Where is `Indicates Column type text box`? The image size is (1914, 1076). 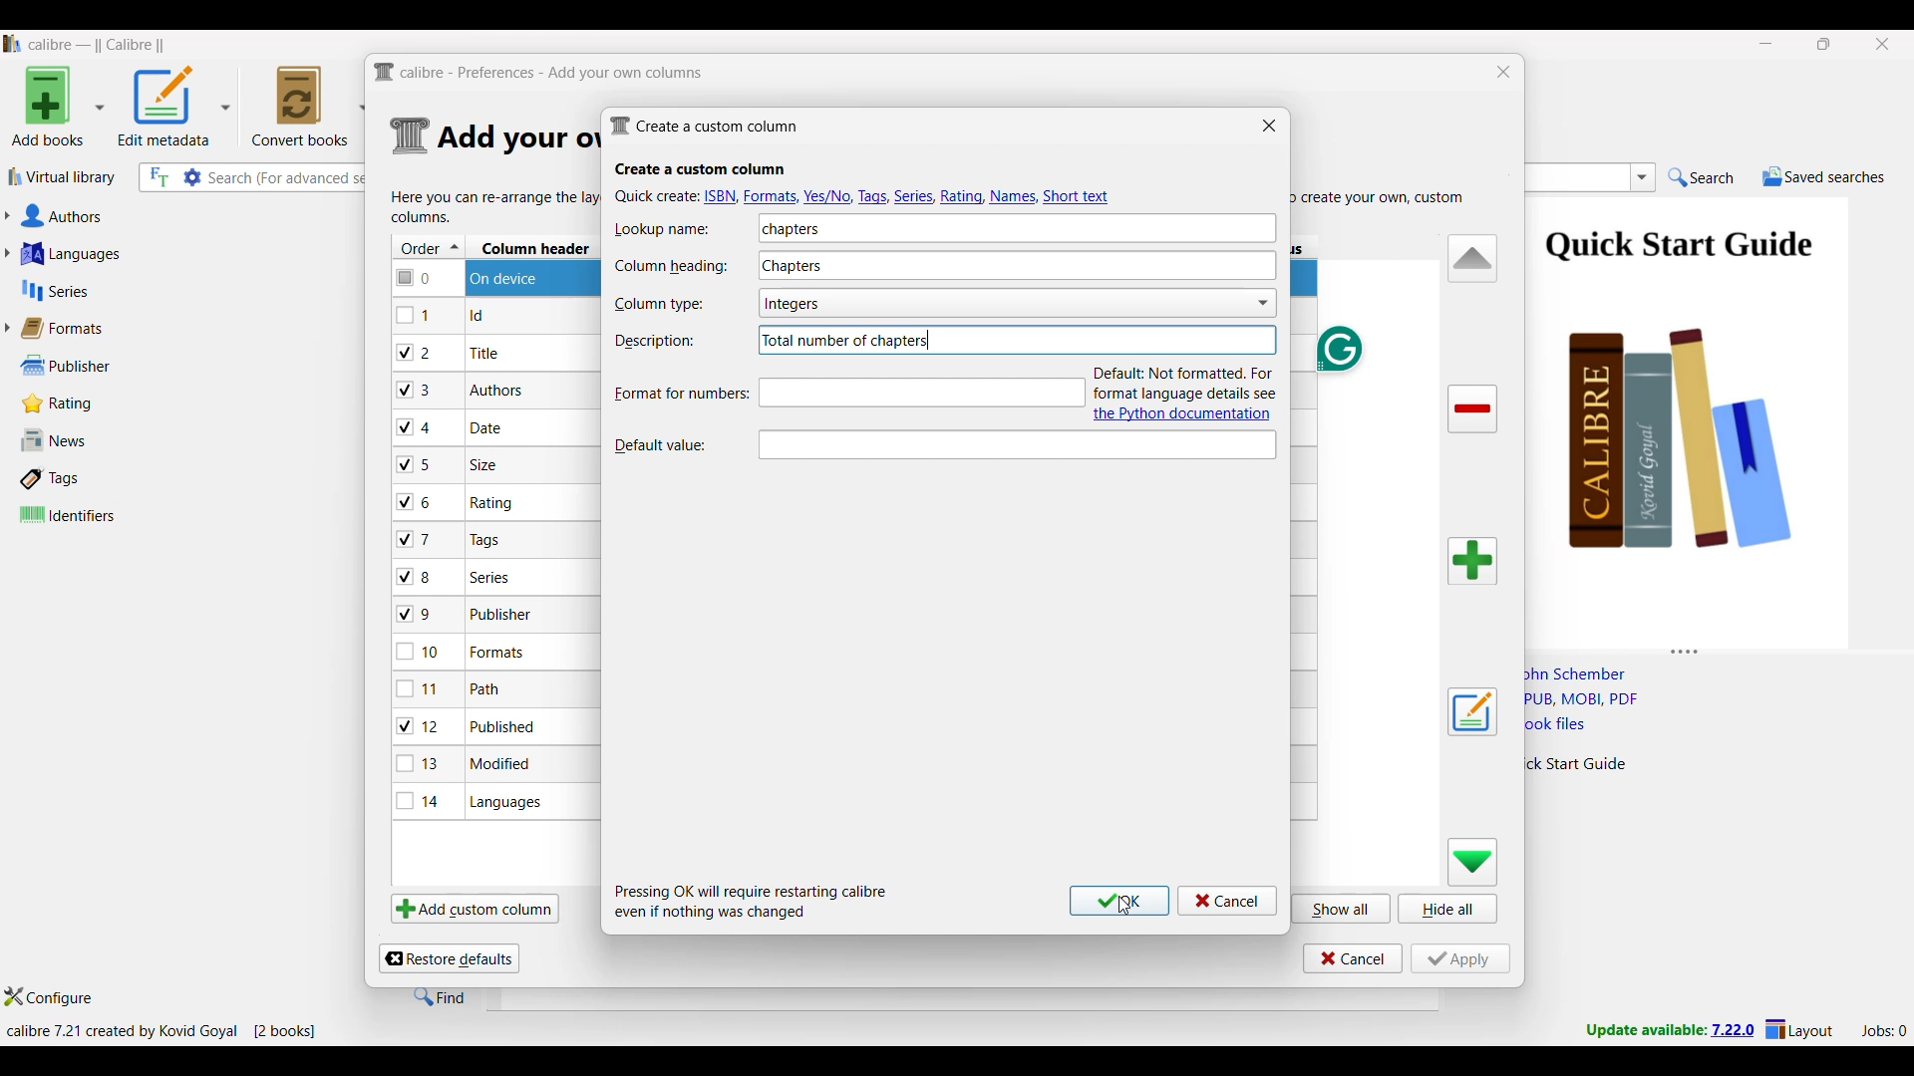 Indicates Column type text box is located at coordinates (658, 305).